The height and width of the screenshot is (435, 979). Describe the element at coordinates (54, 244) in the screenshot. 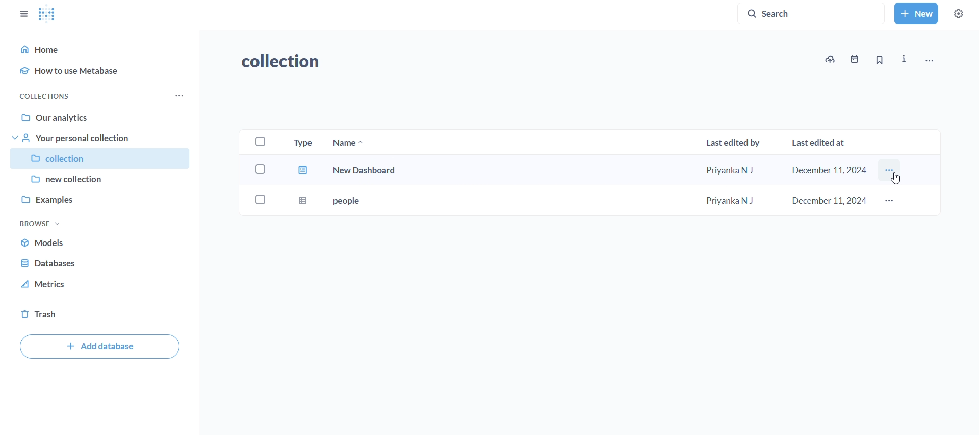

I see `models` at that location.